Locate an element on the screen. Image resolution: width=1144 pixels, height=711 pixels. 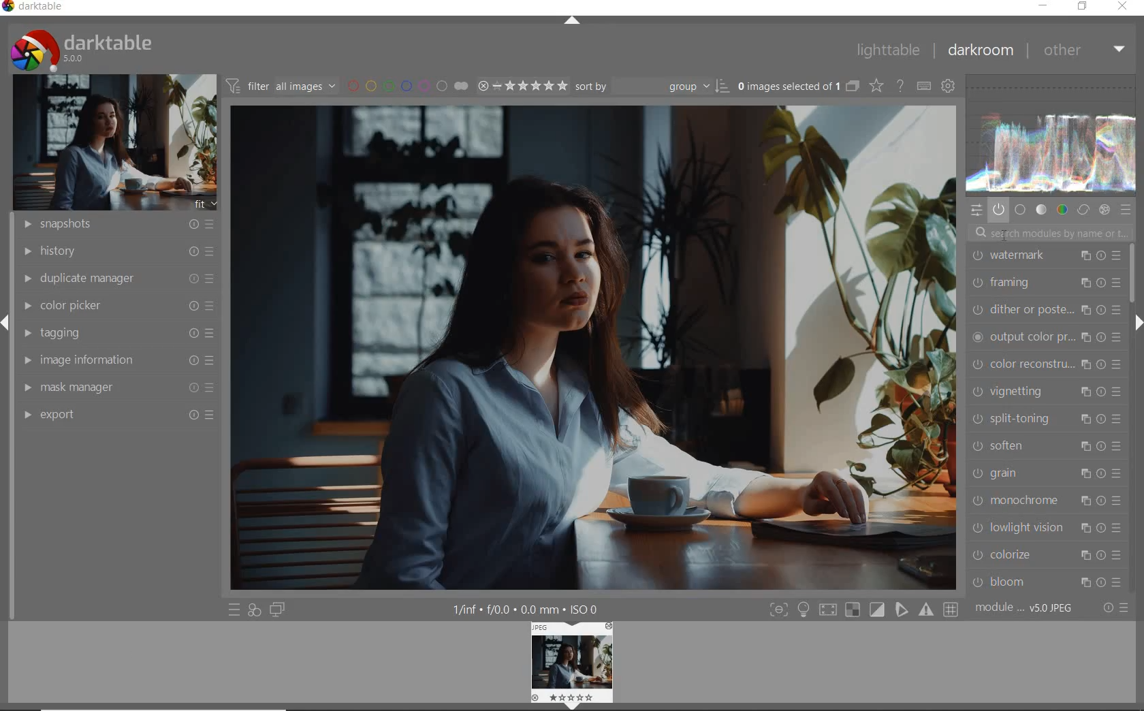
waveform is located at coordinates (1055, 135).